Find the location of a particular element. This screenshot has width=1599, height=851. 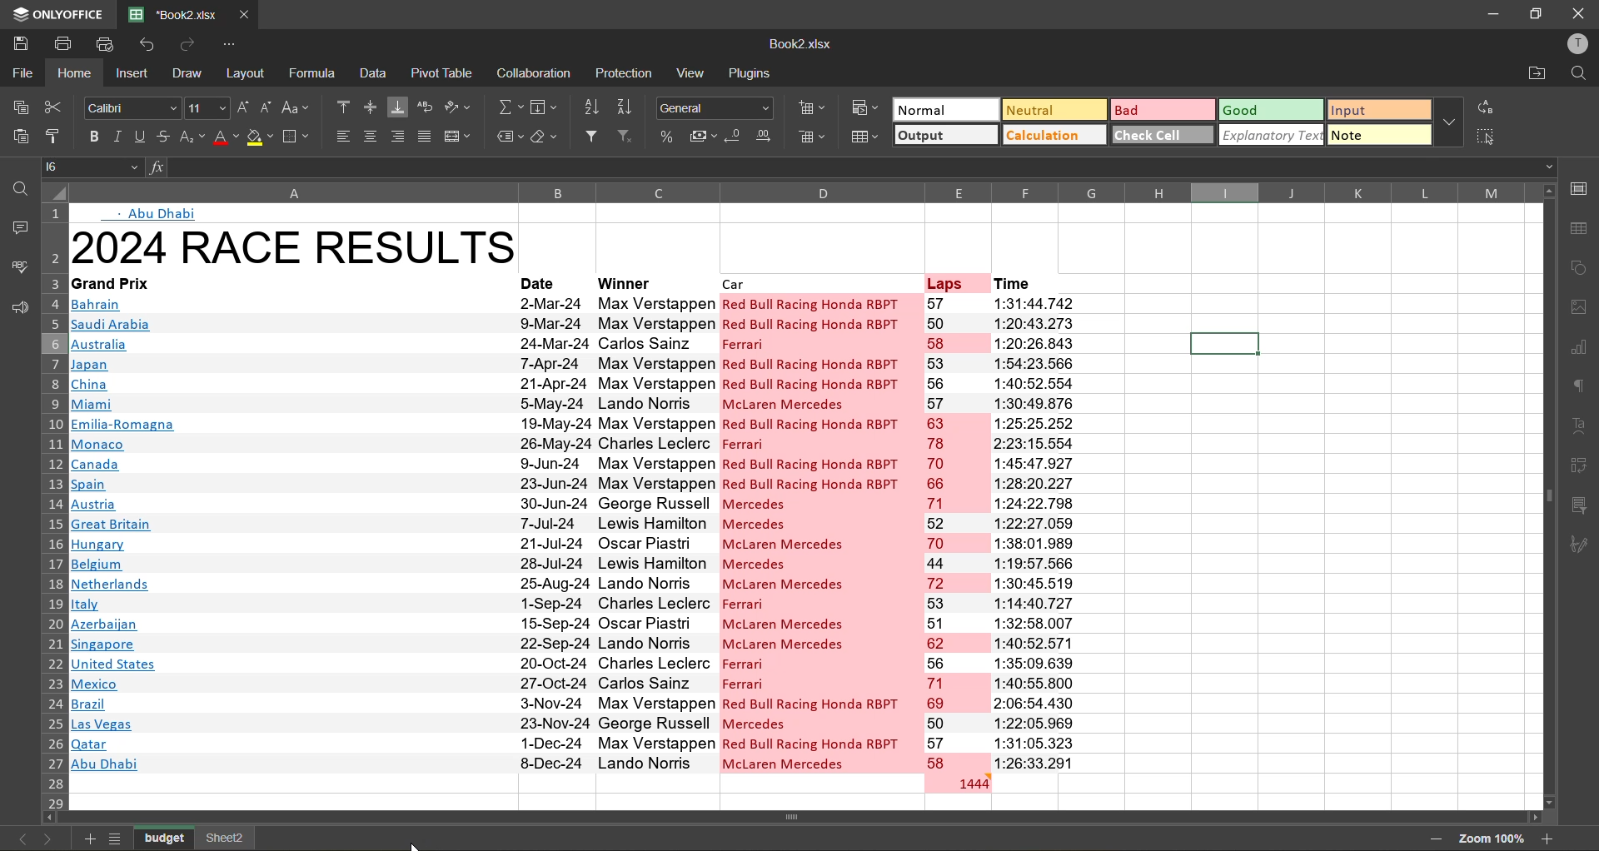

winner name is located at coordinates (657, 530).